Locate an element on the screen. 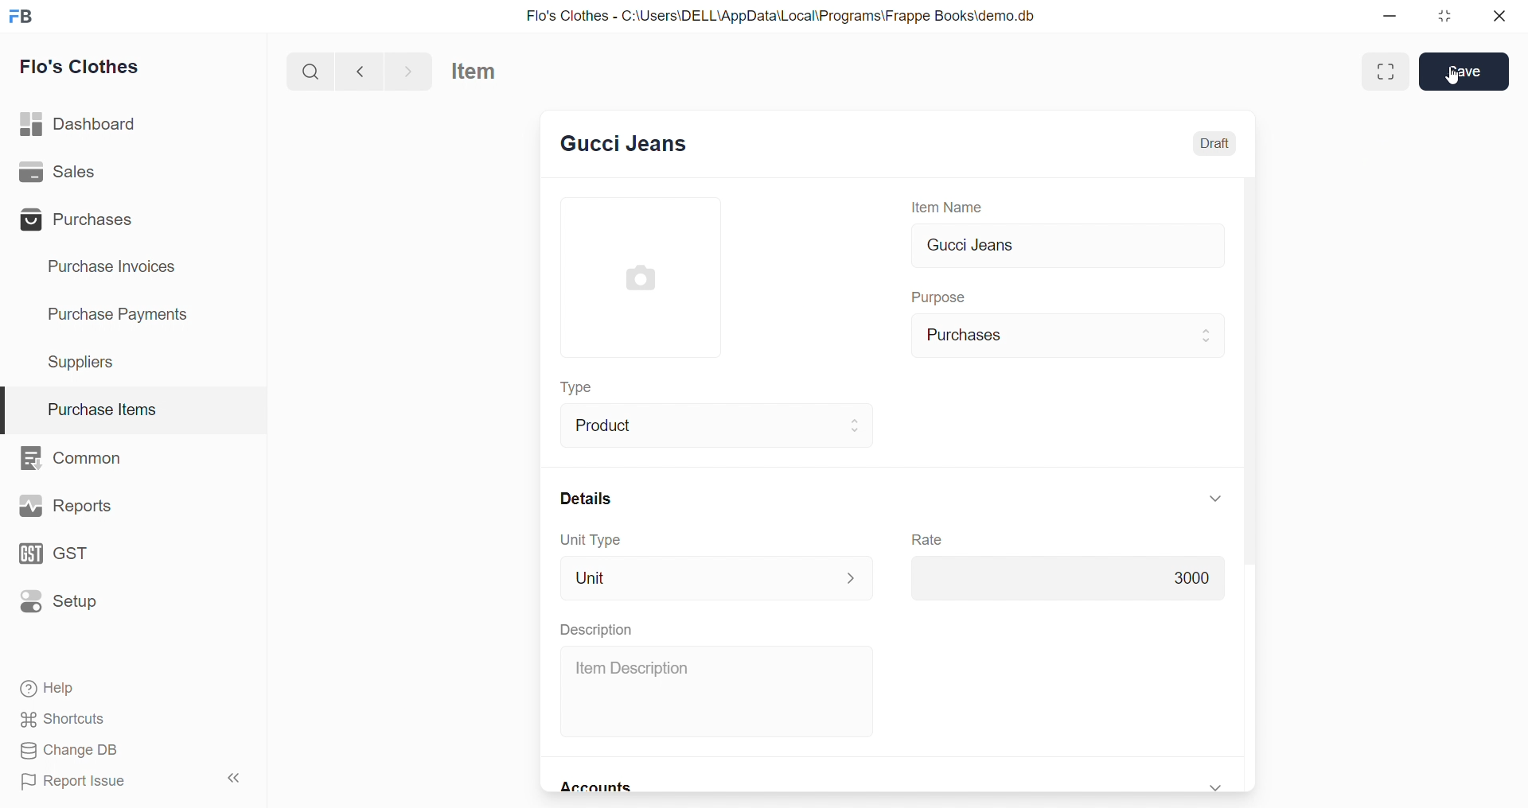 This screenshot has height=808, width=1528. Setup is located at coordinates (70, 604).